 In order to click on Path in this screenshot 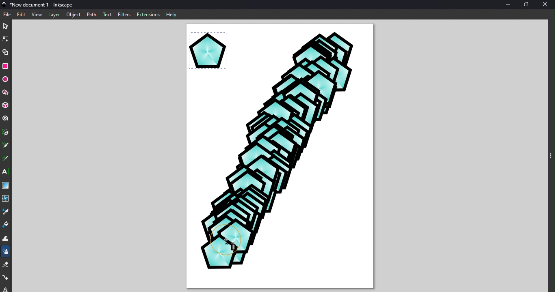, I will do `click(92, 14)`.